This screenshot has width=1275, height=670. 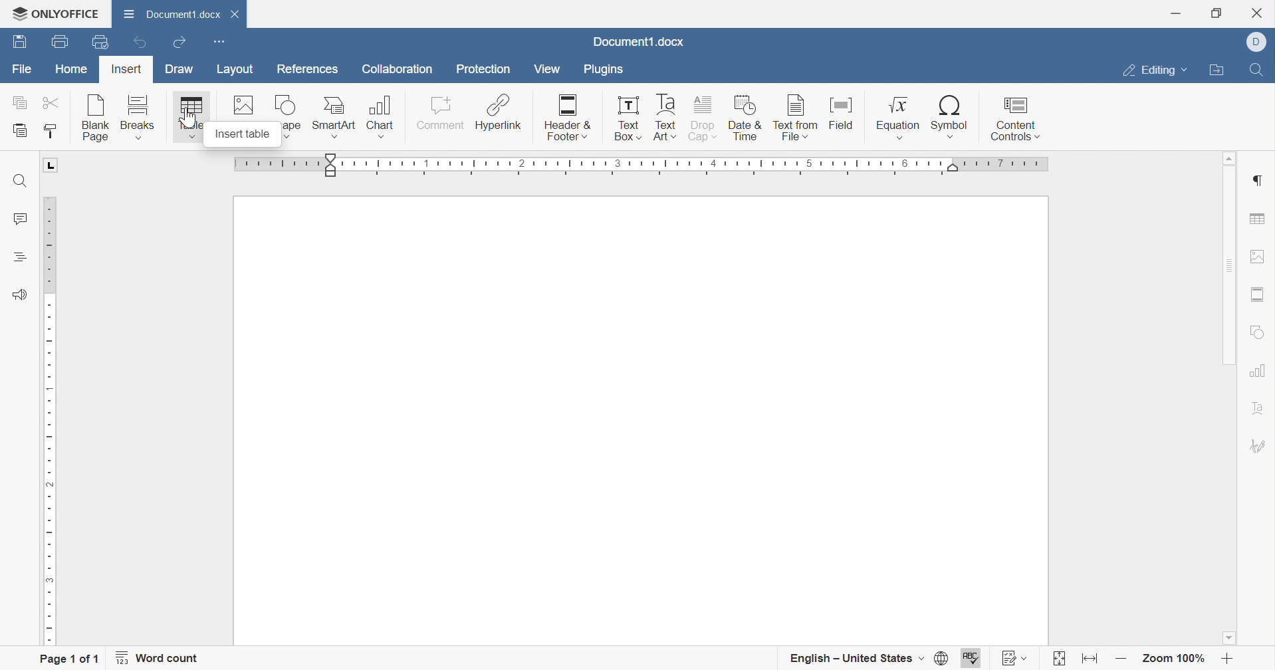 What do you see at coordinates (1260, 219) in the screenshot?
I see `Table settings` at bounding box center [1260, 219].